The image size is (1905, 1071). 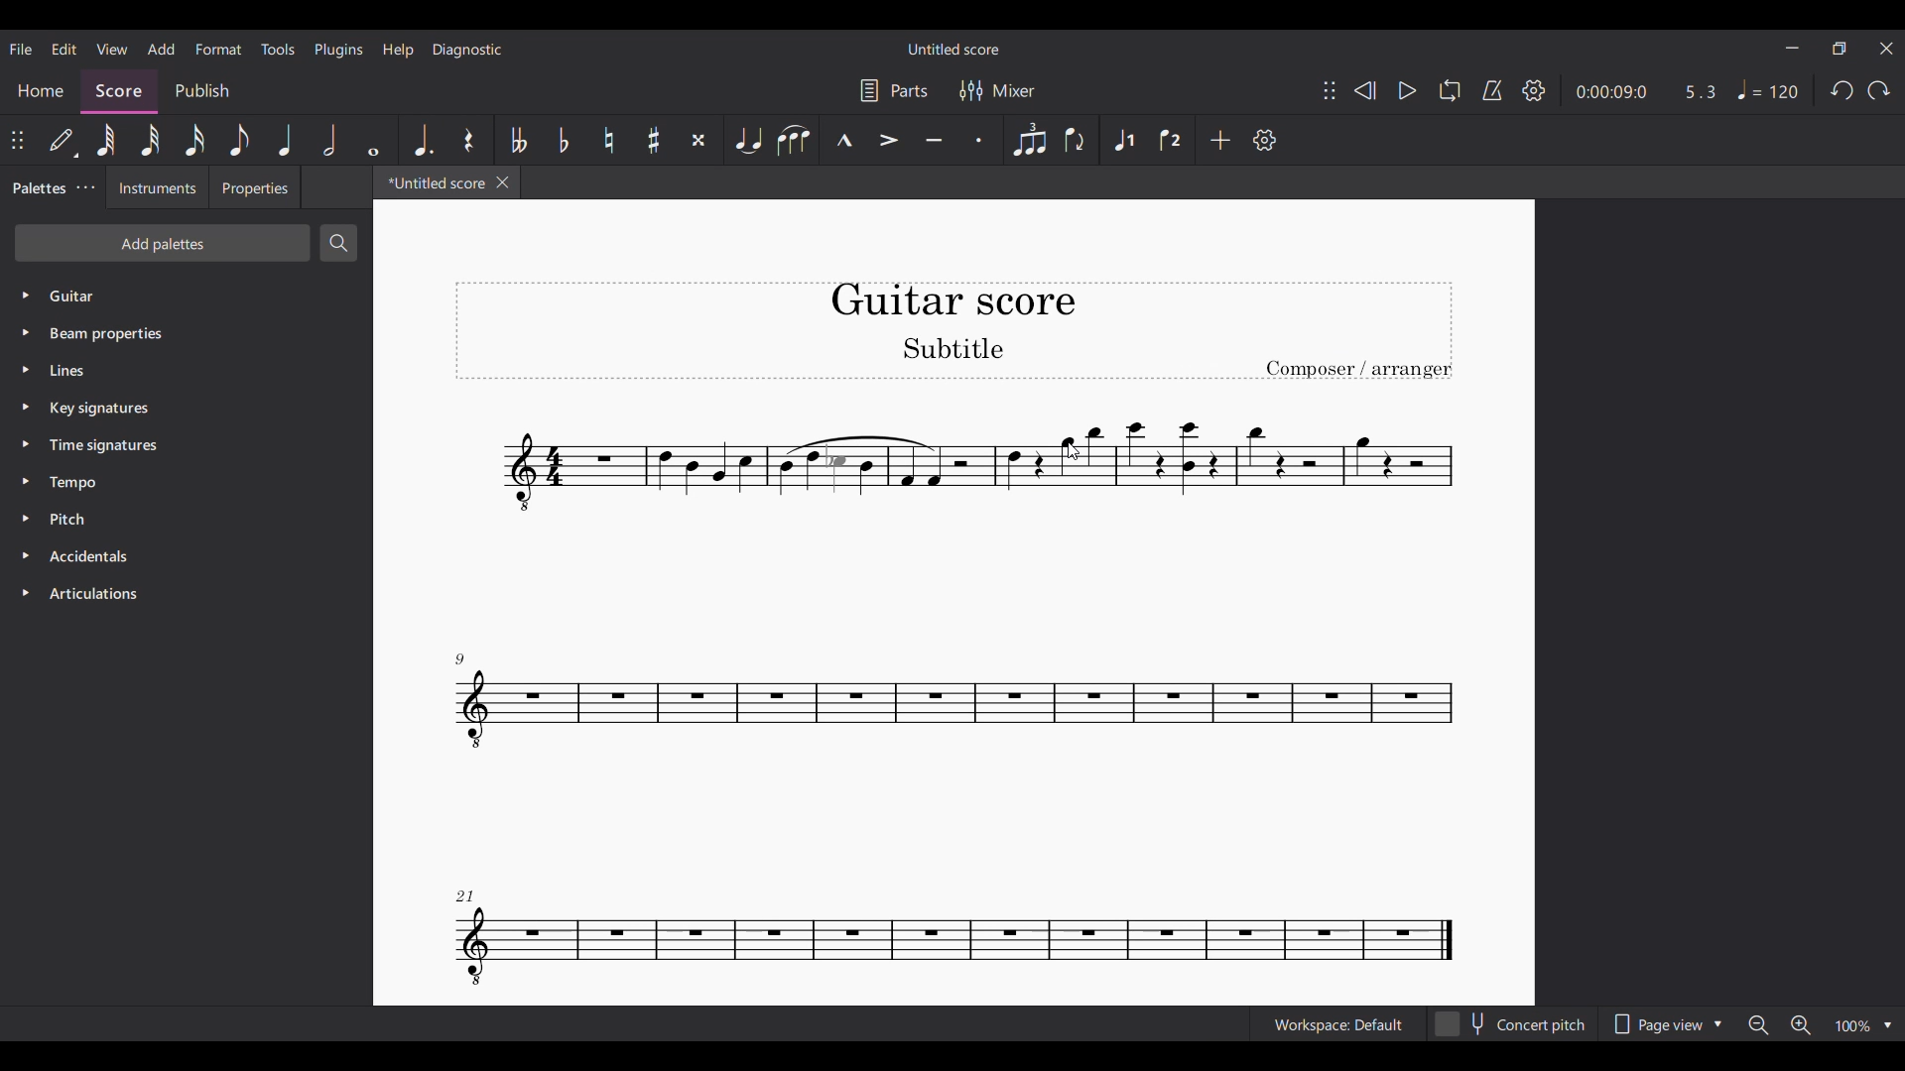 I want to click on Accent, so click(x=889, y=140).